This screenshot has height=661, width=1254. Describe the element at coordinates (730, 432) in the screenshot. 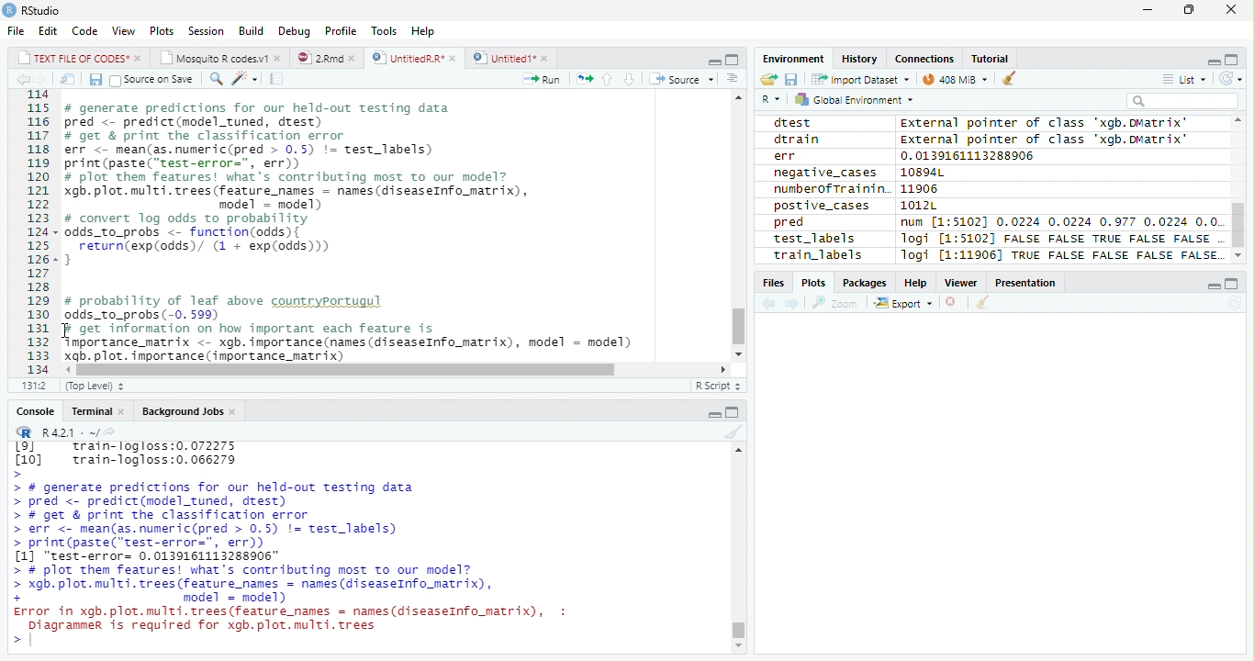

I see `Clean` at that location.